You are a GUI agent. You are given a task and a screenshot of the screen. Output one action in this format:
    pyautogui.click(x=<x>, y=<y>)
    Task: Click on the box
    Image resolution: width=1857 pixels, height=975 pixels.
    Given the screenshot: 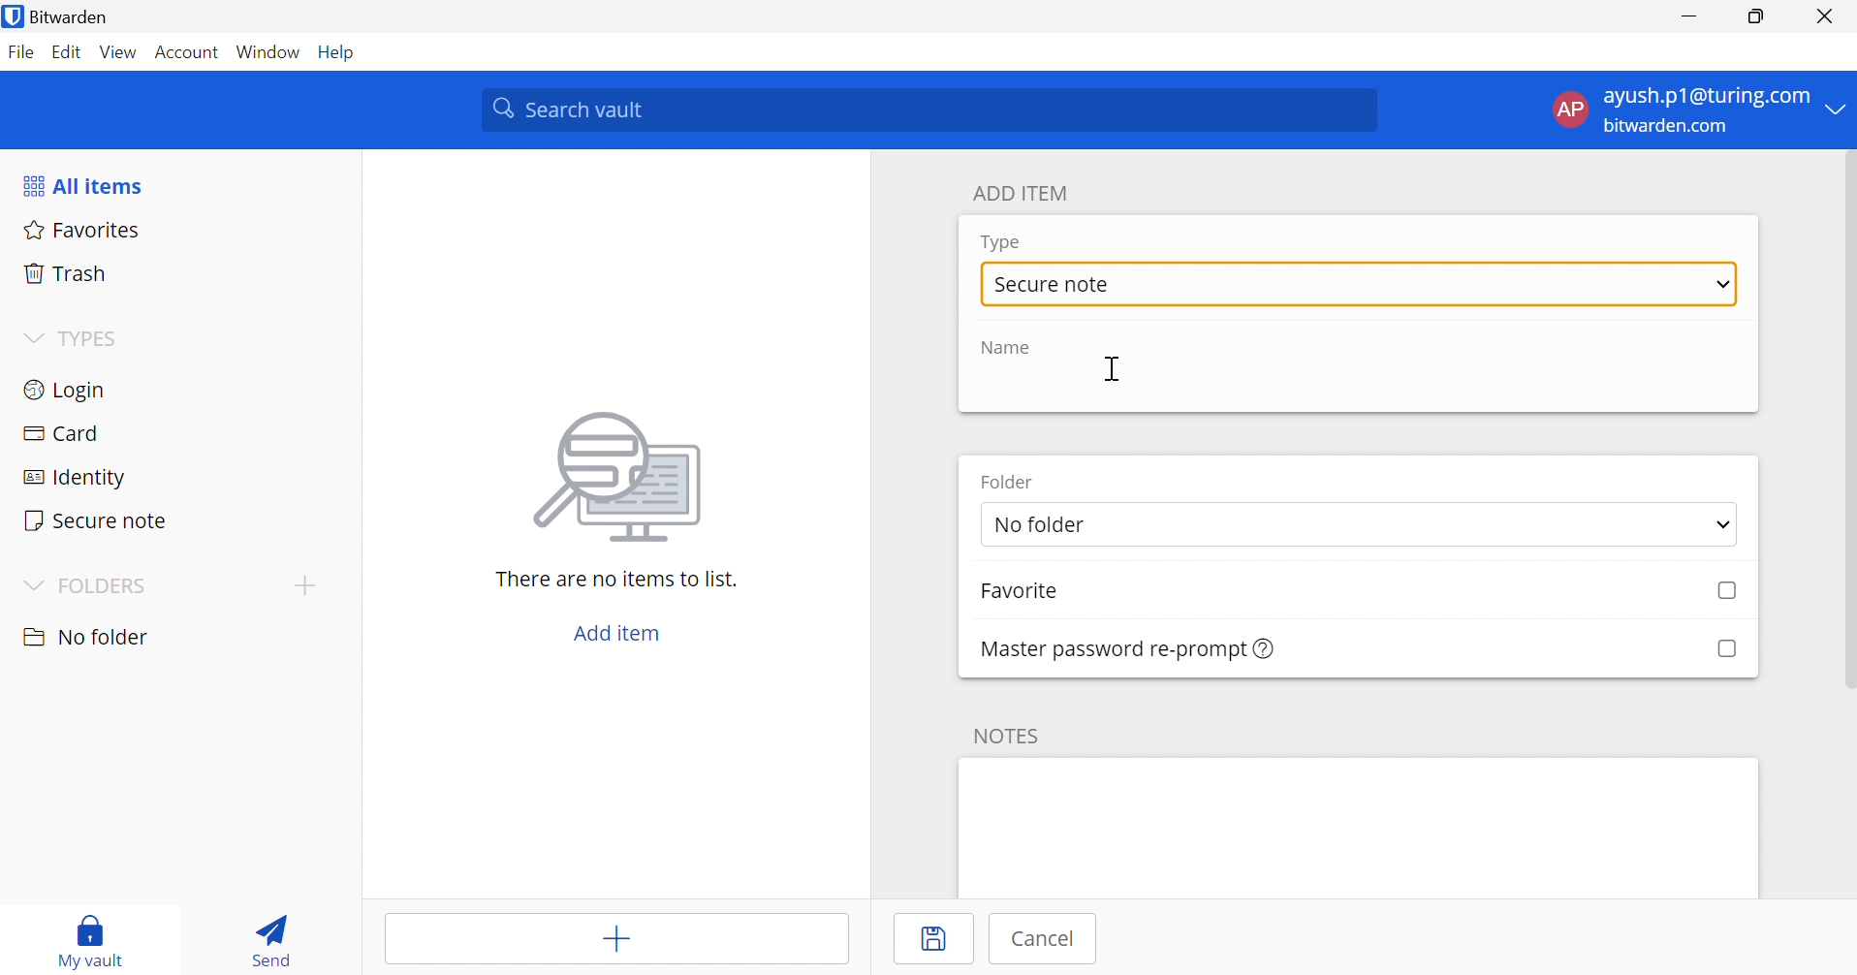 What is the action you would take?
    pyautogui.click(x=1726, y=647)
    